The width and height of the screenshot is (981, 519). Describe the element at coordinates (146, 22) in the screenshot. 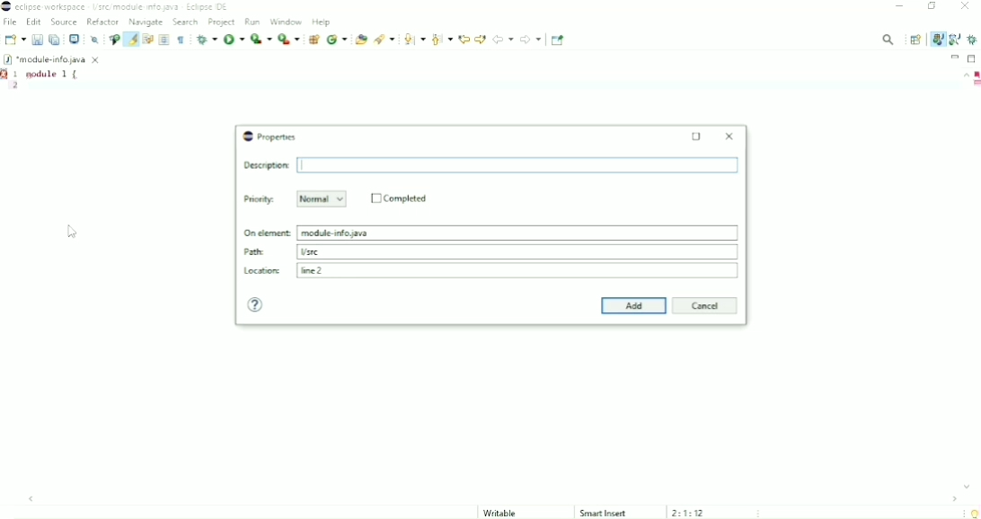

I see `Navigate` at that location.